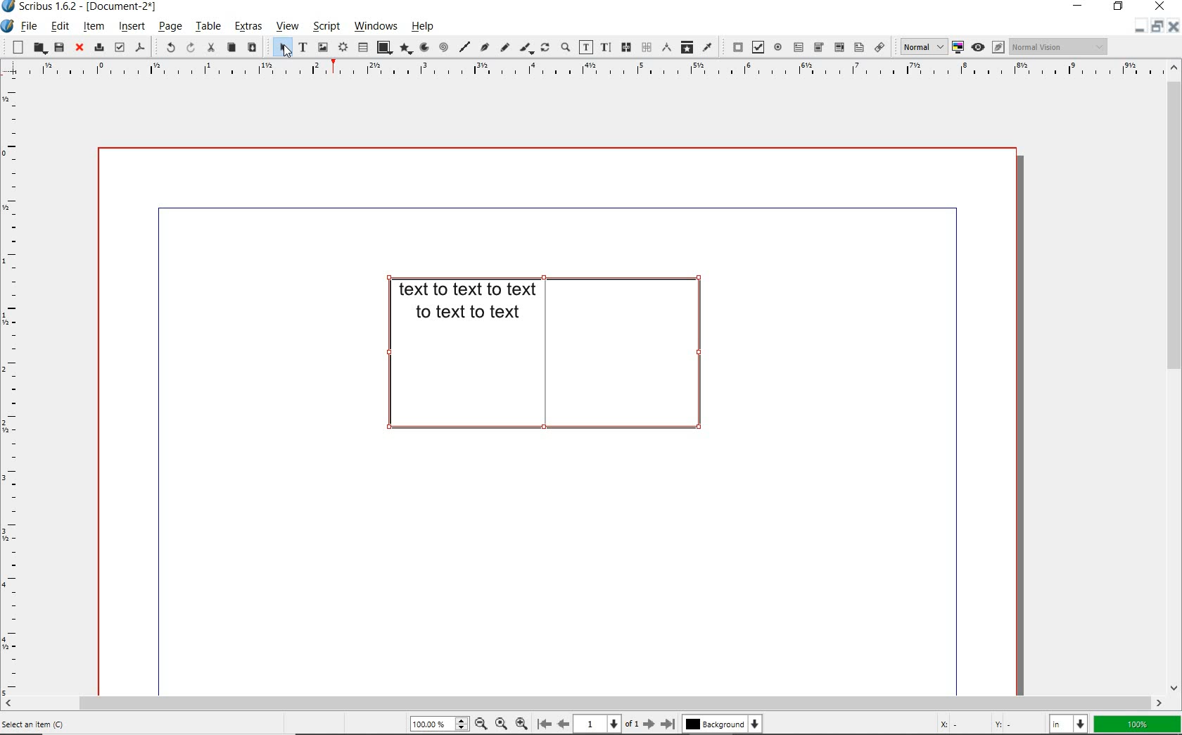 The height and width of the screenshot is (735, 1182). Describe the element at coordinates (120, 46) in the screenshot. I see `preflight verifier` at that location.